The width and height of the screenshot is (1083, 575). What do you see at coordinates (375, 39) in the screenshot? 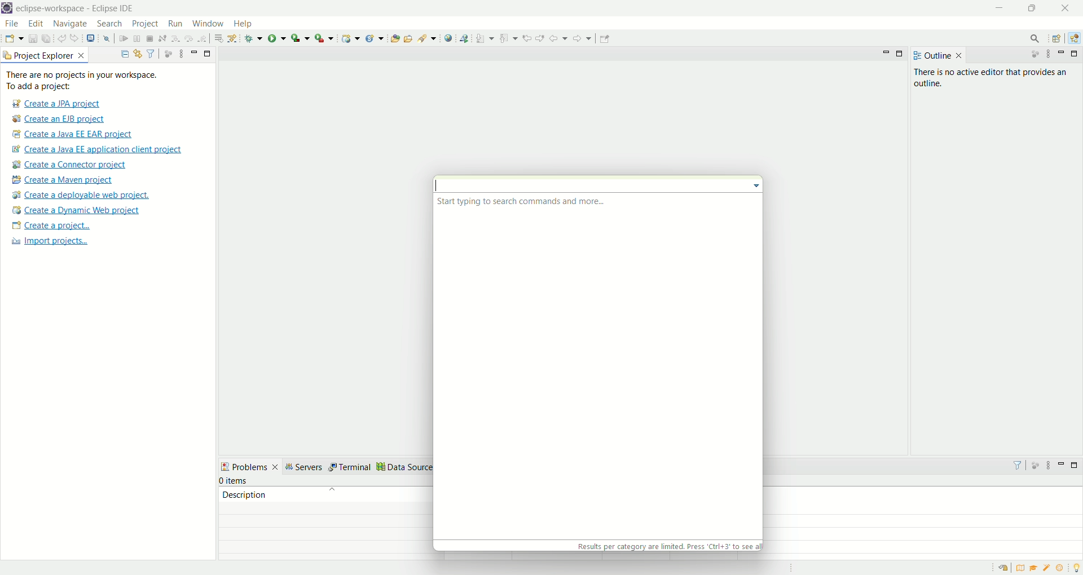
I see `create a new Java servlet` at bounding box center [375, 39].